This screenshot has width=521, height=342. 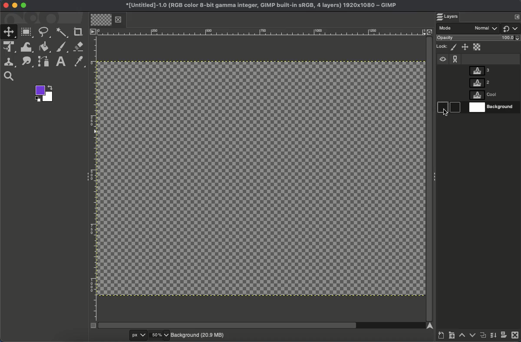 I want to click on Unified transformation, so click(x=10, y=47).